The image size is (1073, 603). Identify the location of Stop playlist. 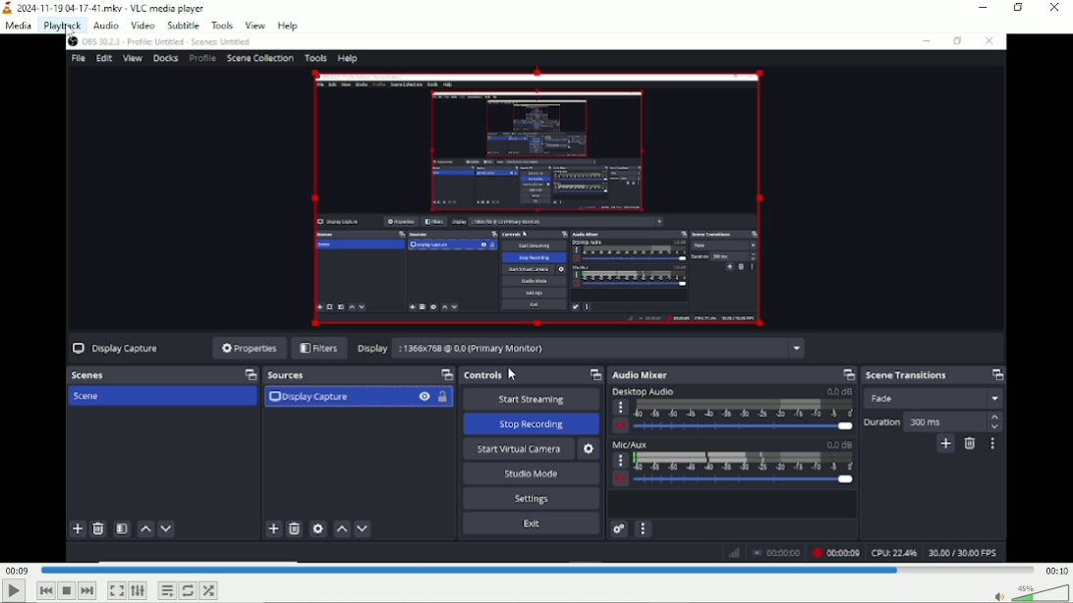
(67, 591).